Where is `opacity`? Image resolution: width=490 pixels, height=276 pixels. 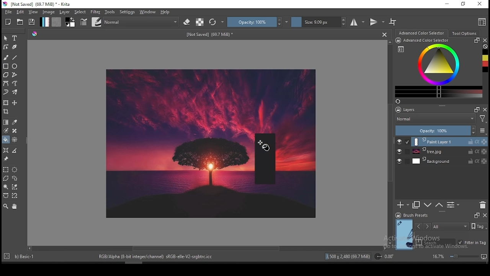 opacity is located at coordinates (441, 130).